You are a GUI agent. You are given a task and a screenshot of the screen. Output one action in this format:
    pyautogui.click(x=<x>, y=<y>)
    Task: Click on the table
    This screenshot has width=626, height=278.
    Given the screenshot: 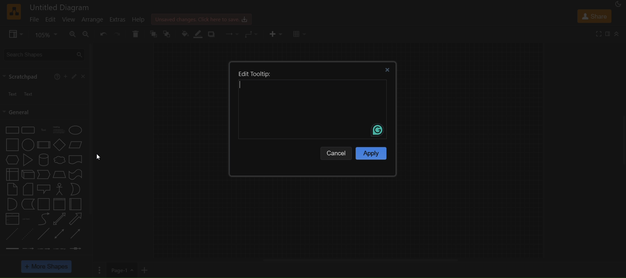 What is the action you would take?
    pyautogui.click(x=300, y=34)
    